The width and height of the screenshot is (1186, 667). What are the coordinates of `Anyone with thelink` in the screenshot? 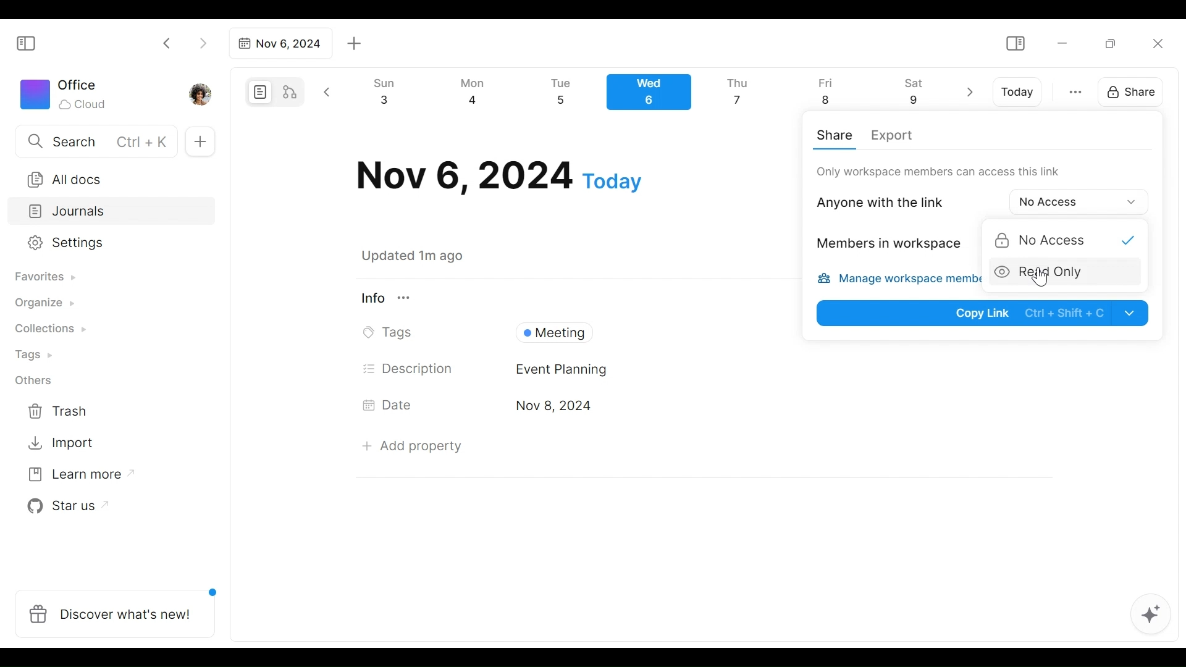 It's located at (891, 201).